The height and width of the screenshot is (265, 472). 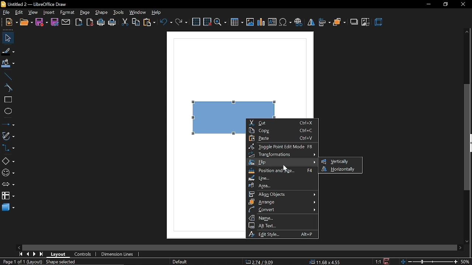 What do you see at coordinates (136, 22) in the screenshot?
I see `copy` at bounding box center [136, 22].